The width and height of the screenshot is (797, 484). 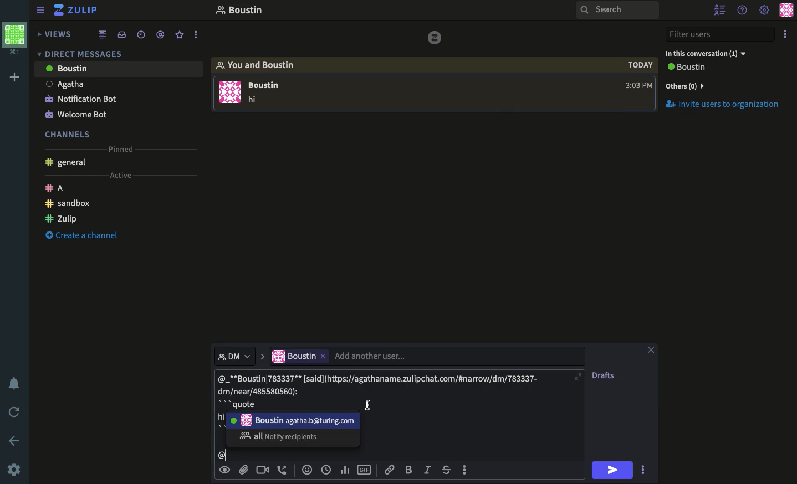 I want to click on Channels, so click(x=69, y=133).